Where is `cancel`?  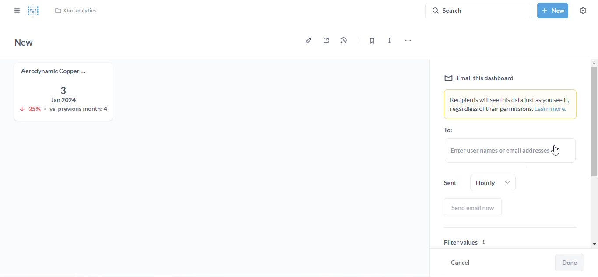 cancel is located at coordinates (461, 262).